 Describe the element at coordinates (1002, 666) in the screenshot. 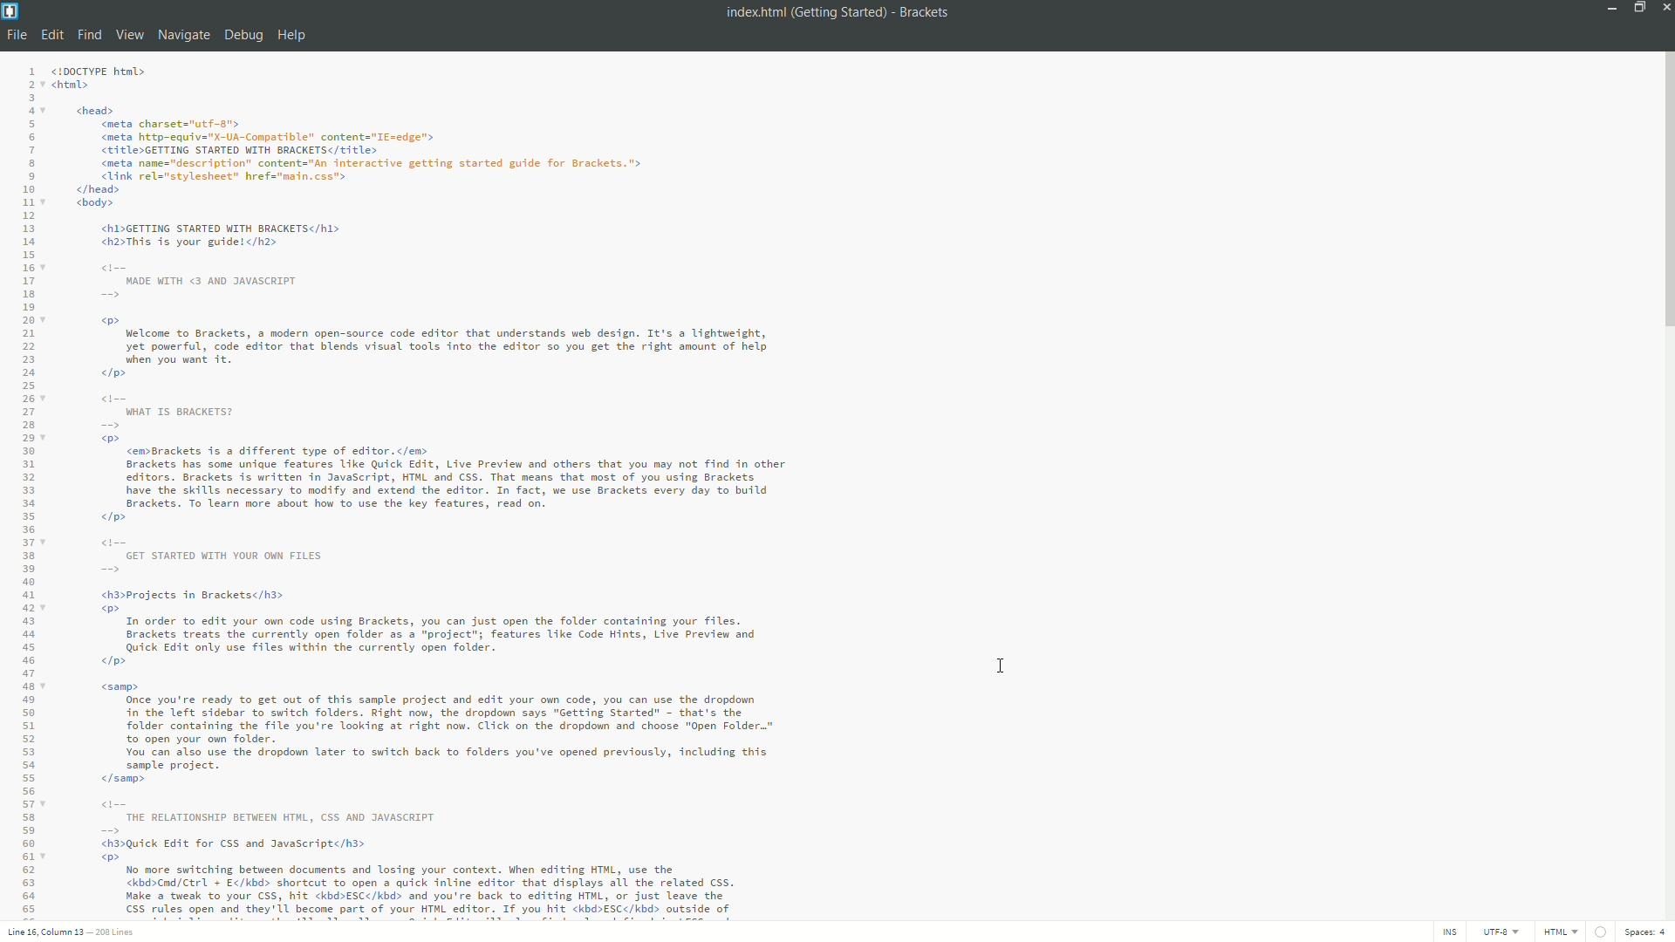

I see `cursor` at that location.